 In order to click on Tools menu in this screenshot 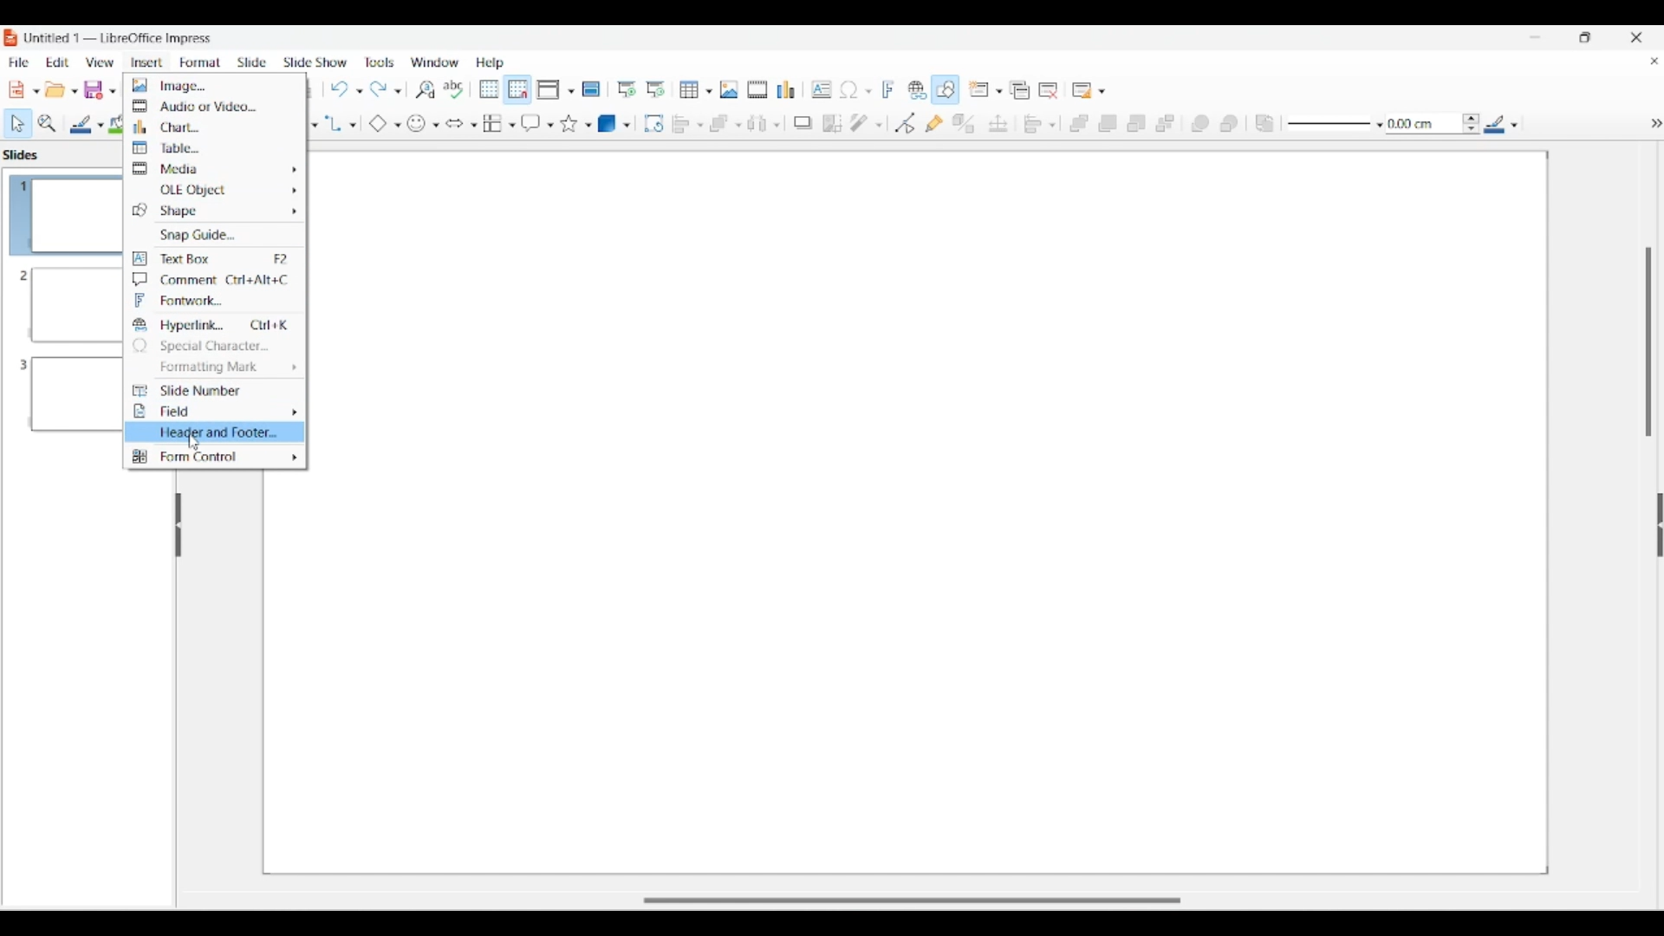, I will do `click(380, 62)`.